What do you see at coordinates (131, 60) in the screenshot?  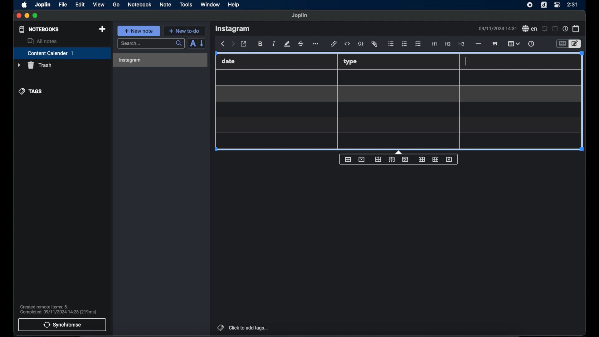 I see `instagram` at bounding box center [131, 60].